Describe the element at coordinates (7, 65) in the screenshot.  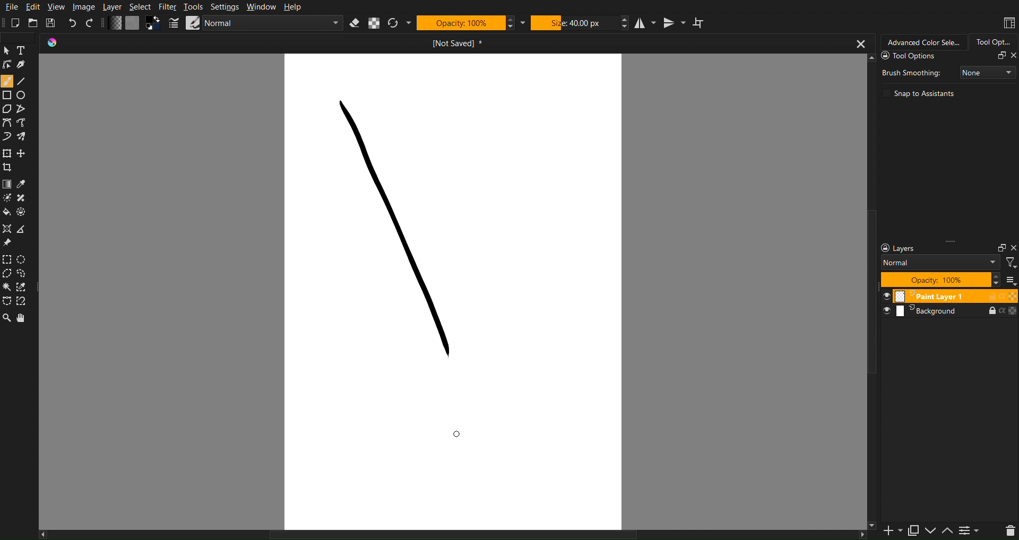
I see `Linework` at that location.